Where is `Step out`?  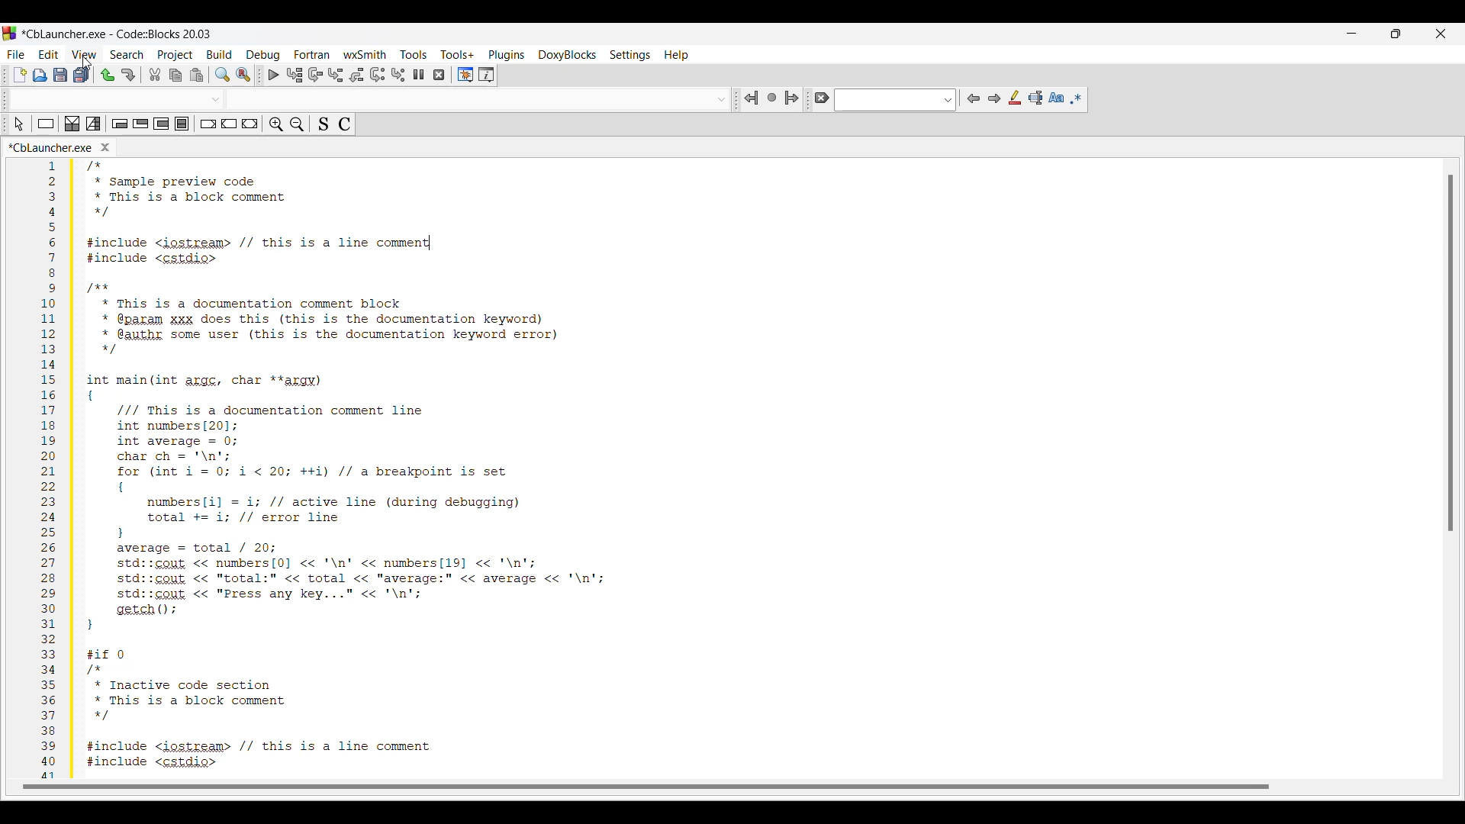 Step out is located at coordinates (356, 75).